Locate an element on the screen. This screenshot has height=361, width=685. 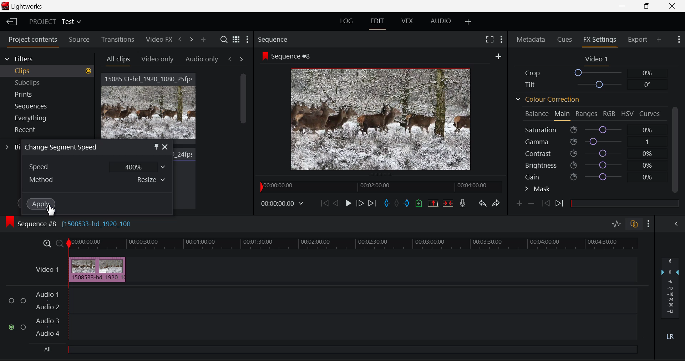
Cursor is located at coordinates (51, 210).